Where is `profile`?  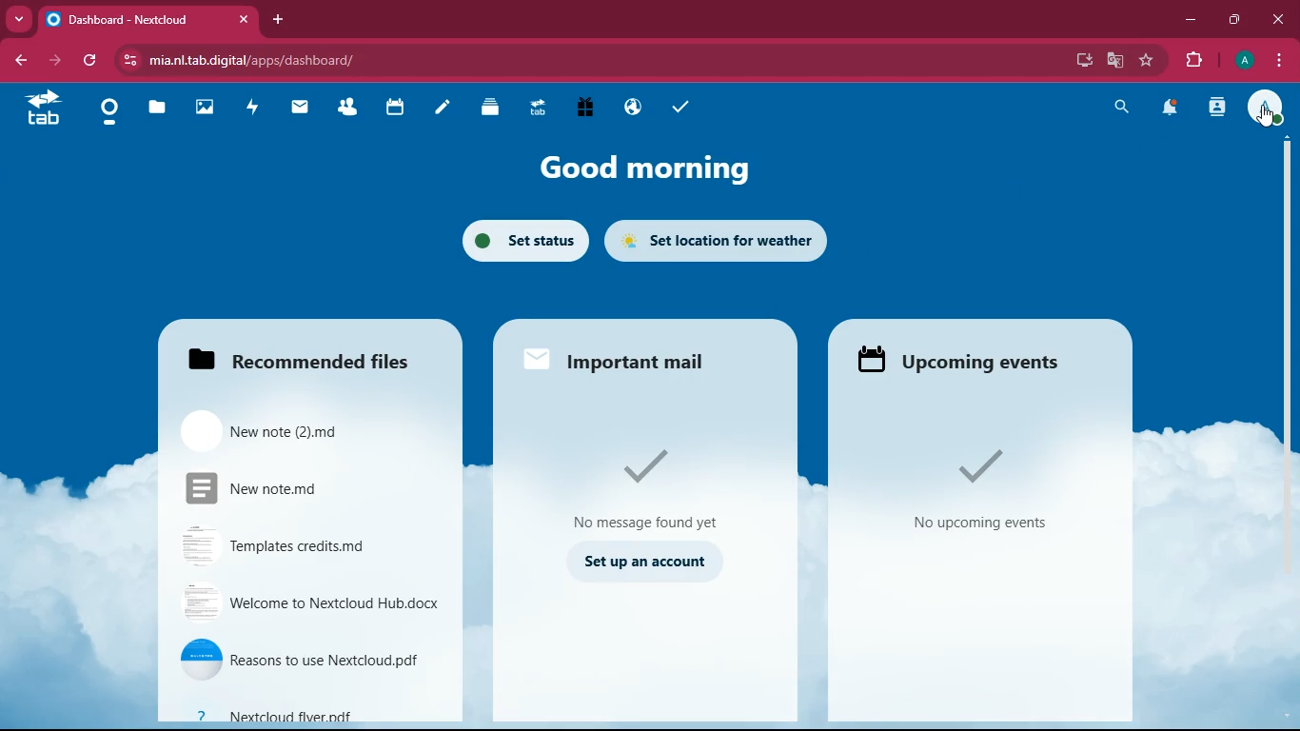 profile is located at coordinates (1240, 60).